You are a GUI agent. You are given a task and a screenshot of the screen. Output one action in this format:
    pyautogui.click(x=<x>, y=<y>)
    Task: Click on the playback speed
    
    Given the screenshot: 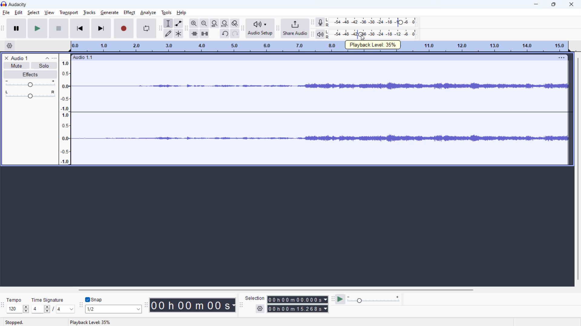 What is the action you would take?
    pyautogui.click(x=373, y=299)
    